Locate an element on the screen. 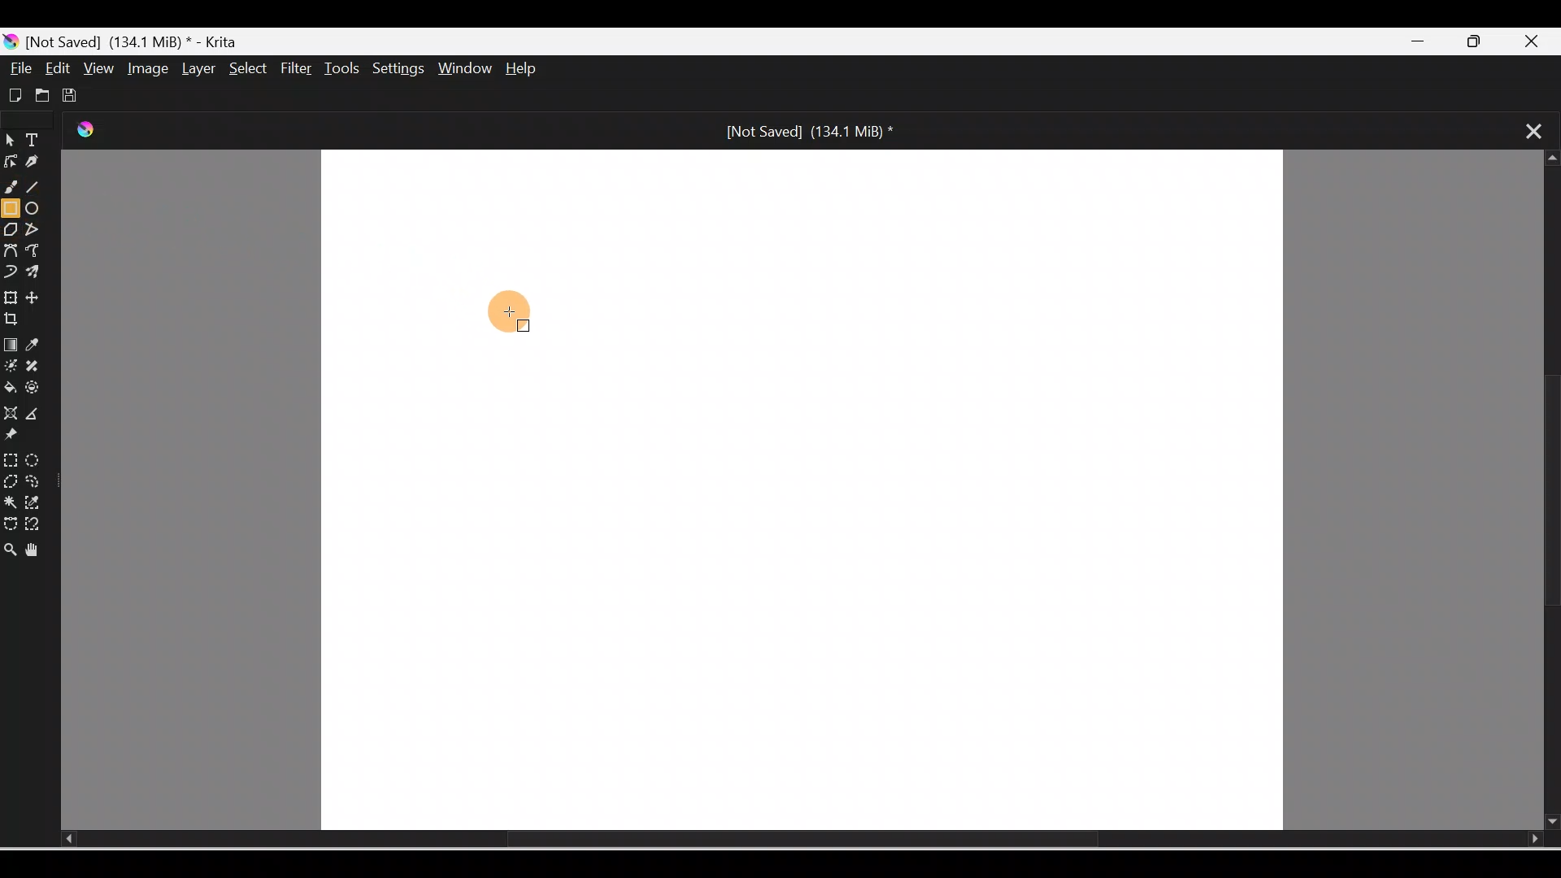  Multibrush tool is located at coordinates (36, 274).